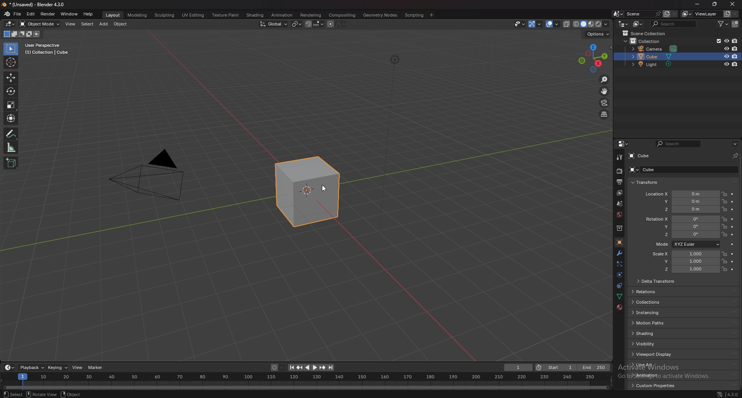 This screenshot has height=398, width=742. I want to click on hide in viewport, so click(726, 48).